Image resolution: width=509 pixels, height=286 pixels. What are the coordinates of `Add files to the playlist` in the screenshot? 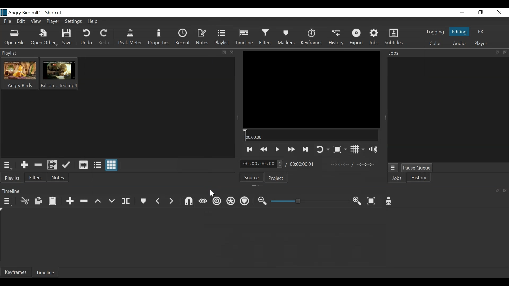 It's located at (53, 165).